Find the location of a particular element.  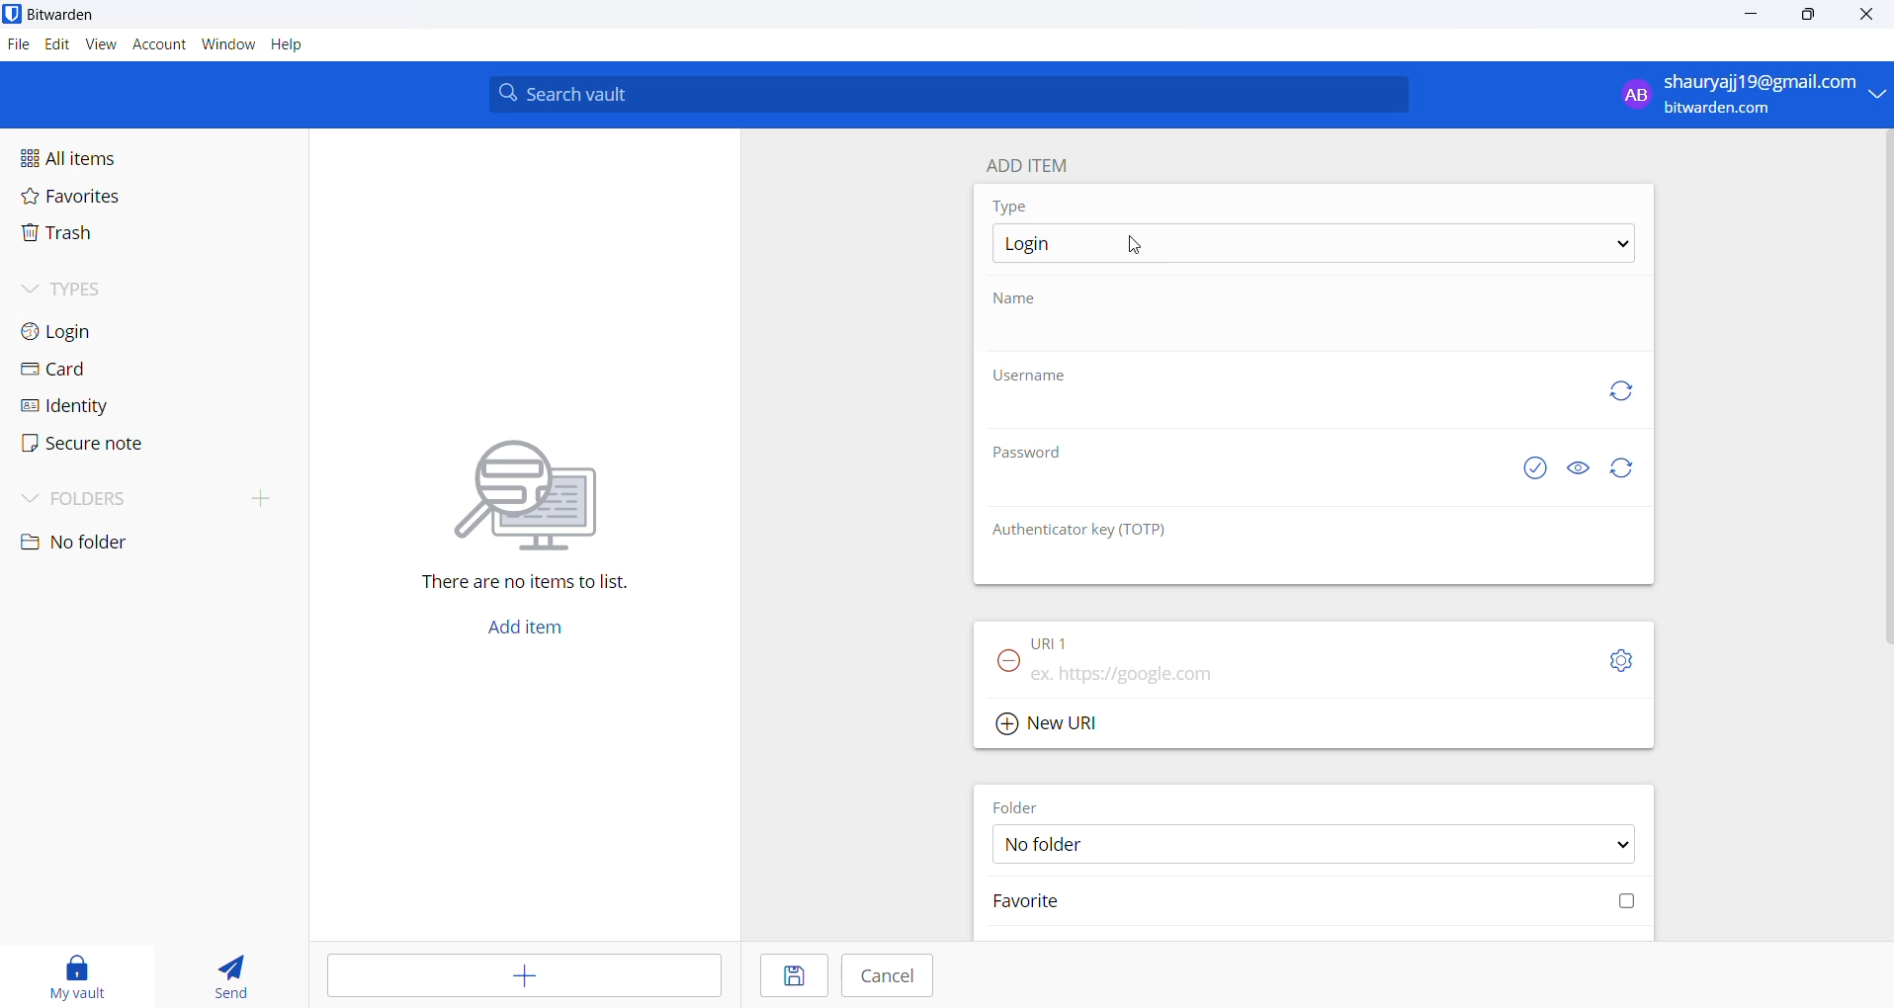

account is located at coordinates (160, 44).